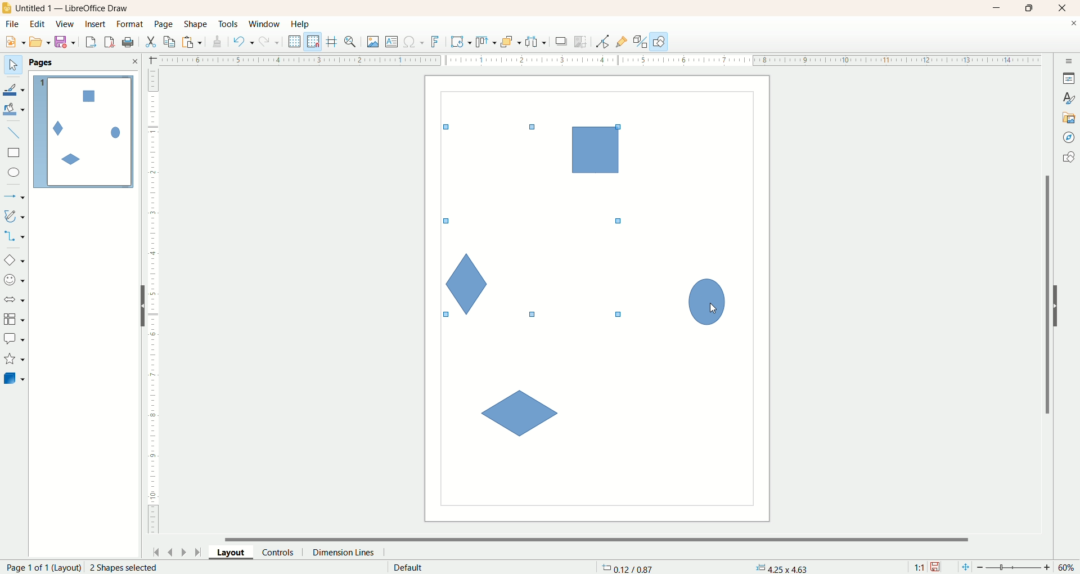 This screenshot has width=1080, height=574. What do you see at coordinates (194, 41) in the screenshot?
I see `paste` at bounding box center [194, 41].